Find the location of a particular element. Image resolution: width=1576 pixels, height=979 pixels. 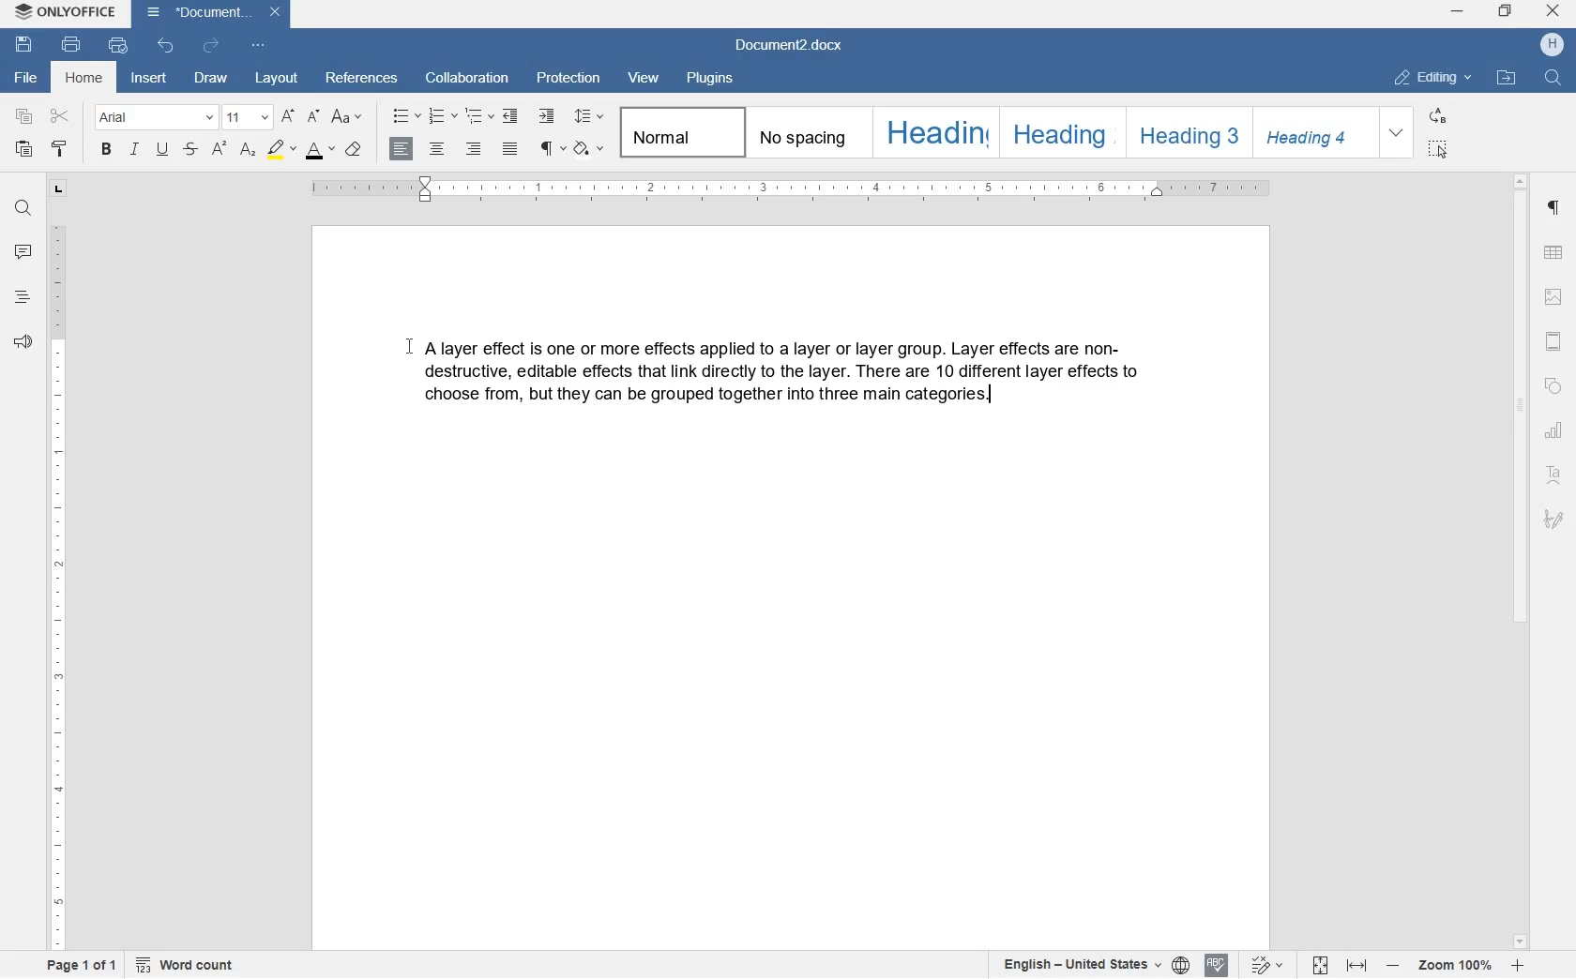

track changes is located at coordinates (1268, 965).